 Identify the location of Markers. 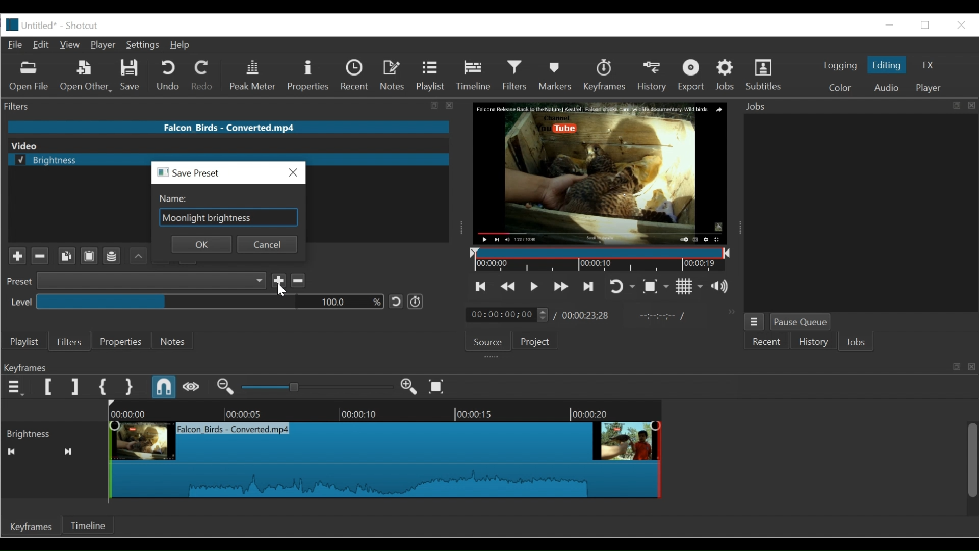
(556, 75).